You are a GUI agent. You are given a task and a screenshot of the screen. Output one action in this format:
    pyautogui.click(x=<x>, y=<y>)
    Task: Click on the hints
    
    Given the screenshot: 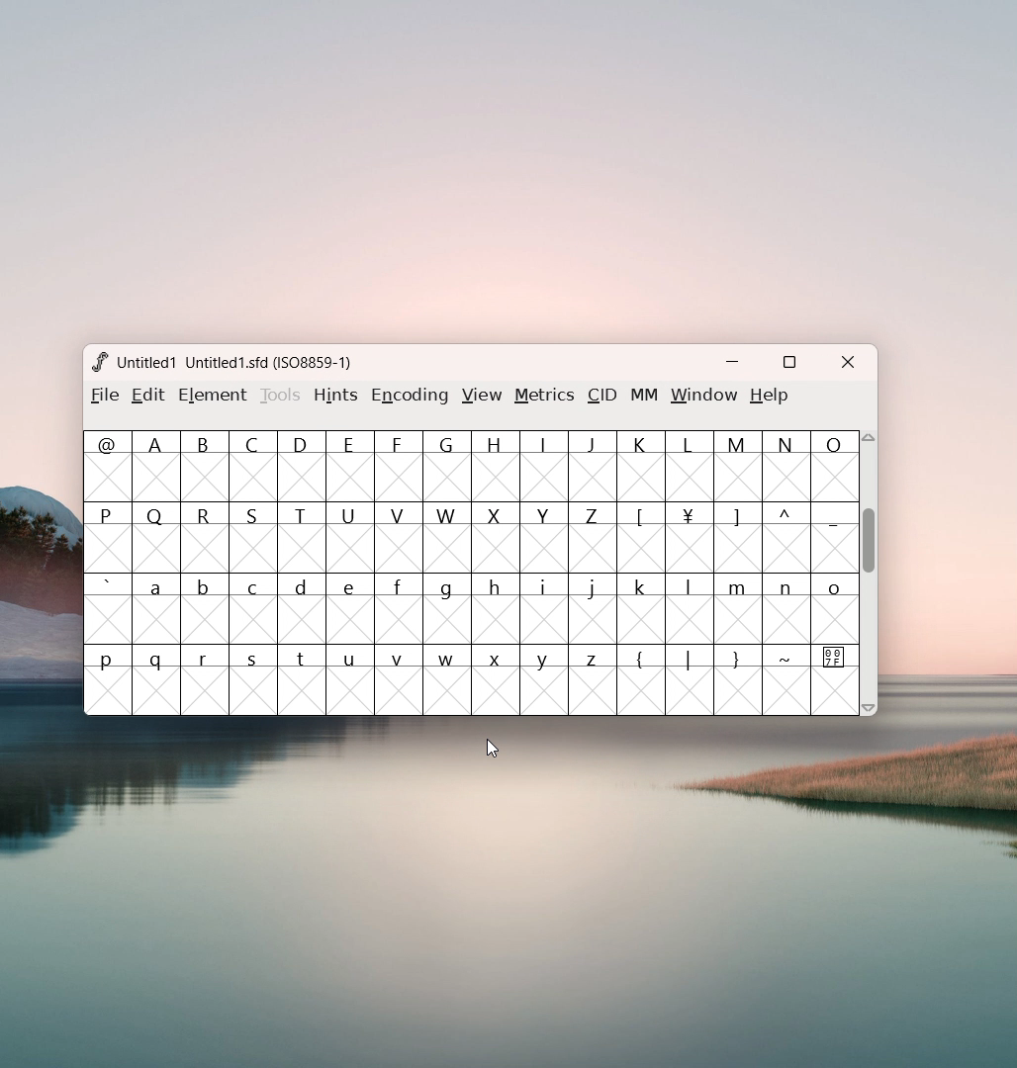 What is the action you would take?
    pyautogui.click(x=336, y=396)
    